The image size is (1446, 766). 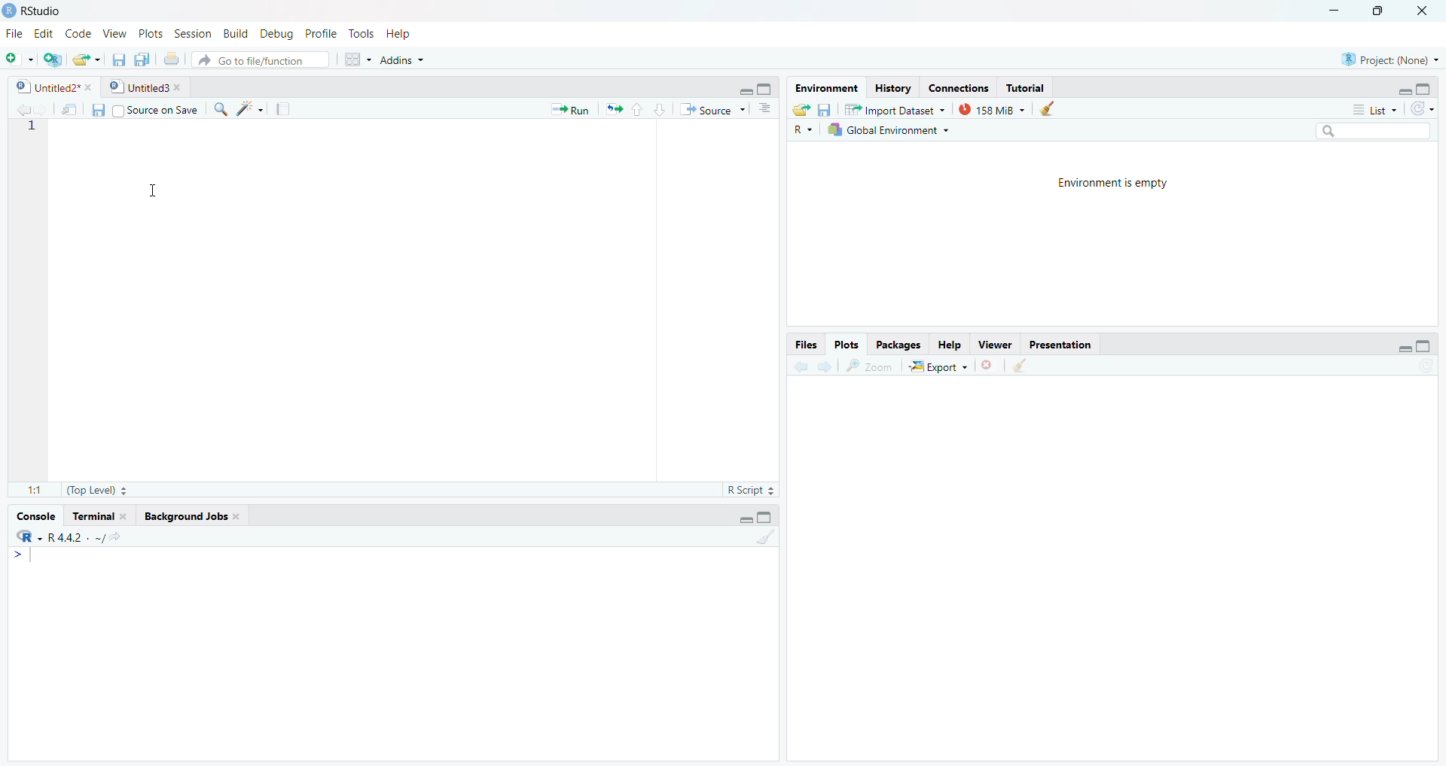 I want to click on Minimize/Maximize, so click(x=758, y=87).